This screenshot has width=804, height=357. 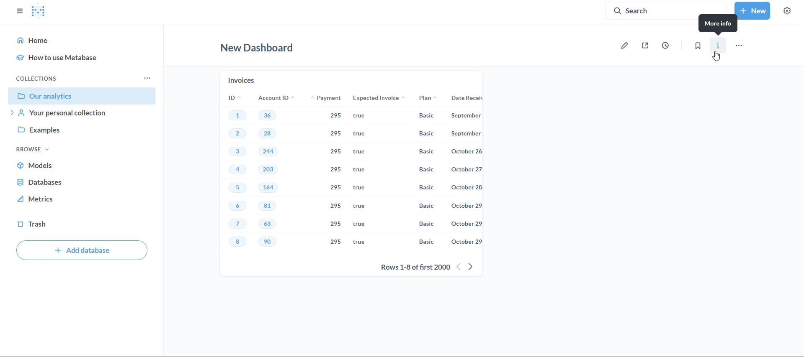 What do you see at coordinates (469, 170) in the screenshot?
I see `october 27` at bounding box center [469, 170].